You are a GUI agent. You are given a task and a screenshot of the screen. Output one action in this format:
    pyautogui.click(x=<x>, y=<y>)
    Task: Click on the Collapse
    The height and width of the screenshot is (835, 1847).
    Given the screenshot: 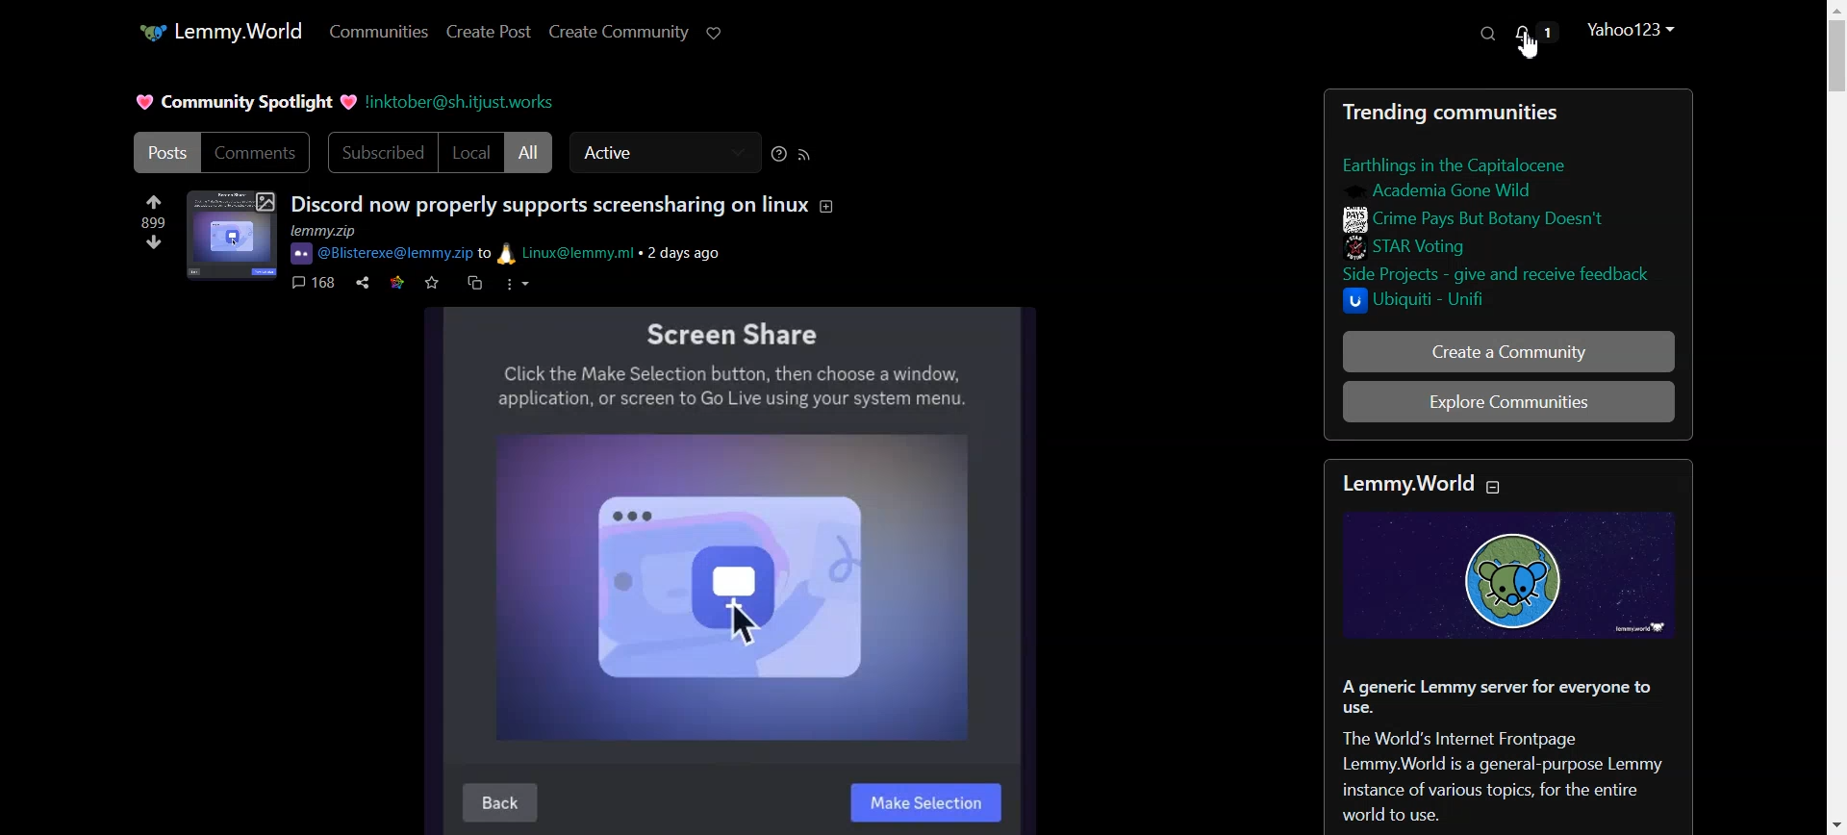 What is the action you would take?
    pyautogui.click(x=1492, y=487)
    